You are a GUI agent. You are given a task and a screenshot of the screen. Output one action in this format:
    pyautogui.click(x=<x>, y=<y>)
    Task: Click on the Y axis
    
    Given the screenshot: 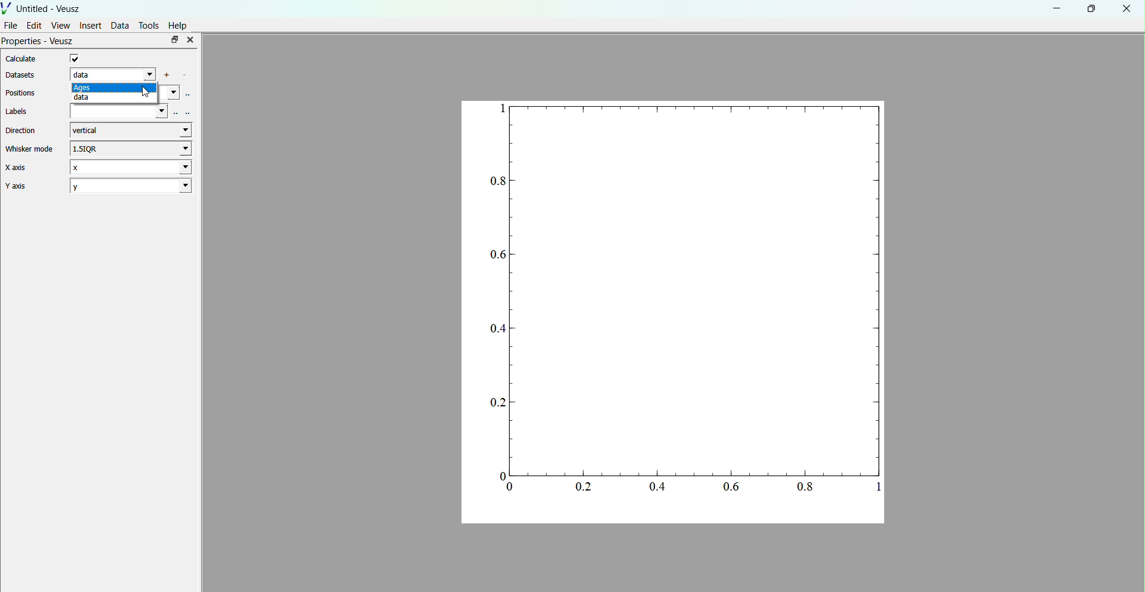 What is the action you would take?
    pyautogui.click(x=27, y=186)
    